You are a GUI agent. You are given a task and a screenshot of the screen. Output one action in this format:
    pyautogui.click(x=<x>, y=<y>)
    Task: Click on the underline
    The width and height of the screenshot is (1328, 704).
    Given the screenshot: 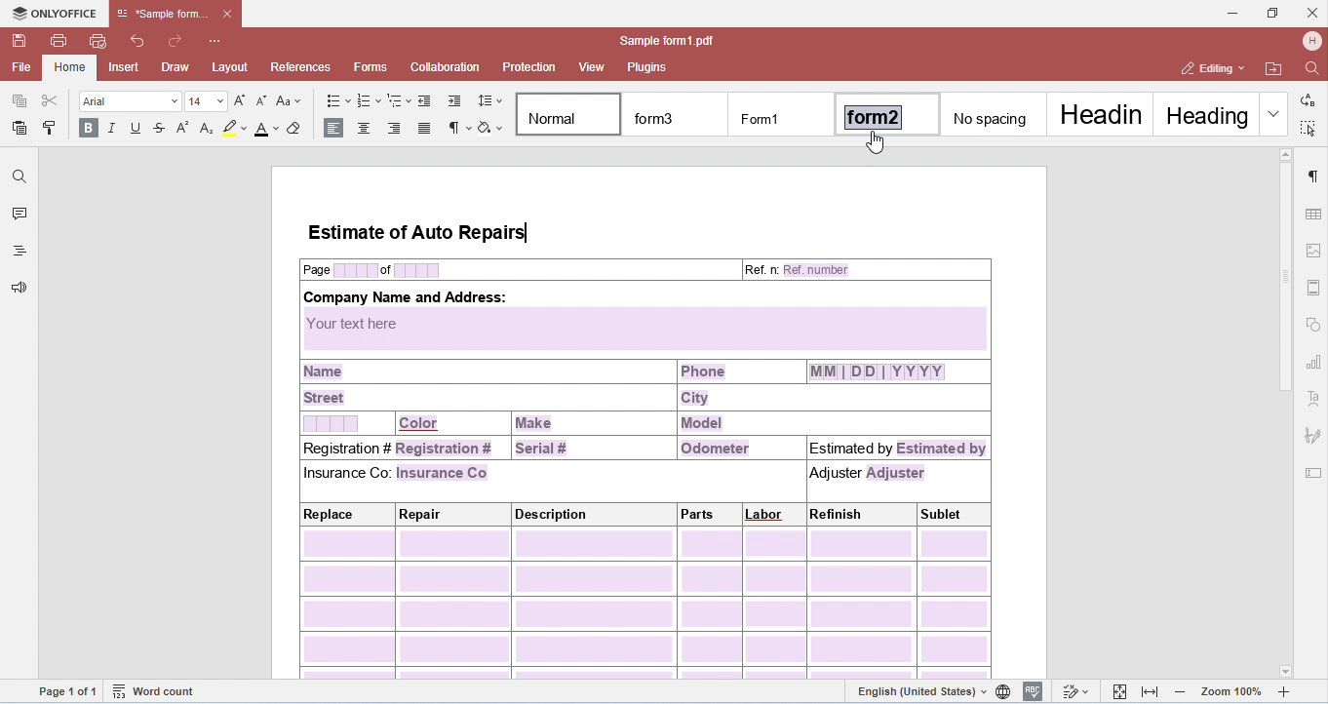 What is the action you would take?
    pyautogui.click(x=137, y=130)
    